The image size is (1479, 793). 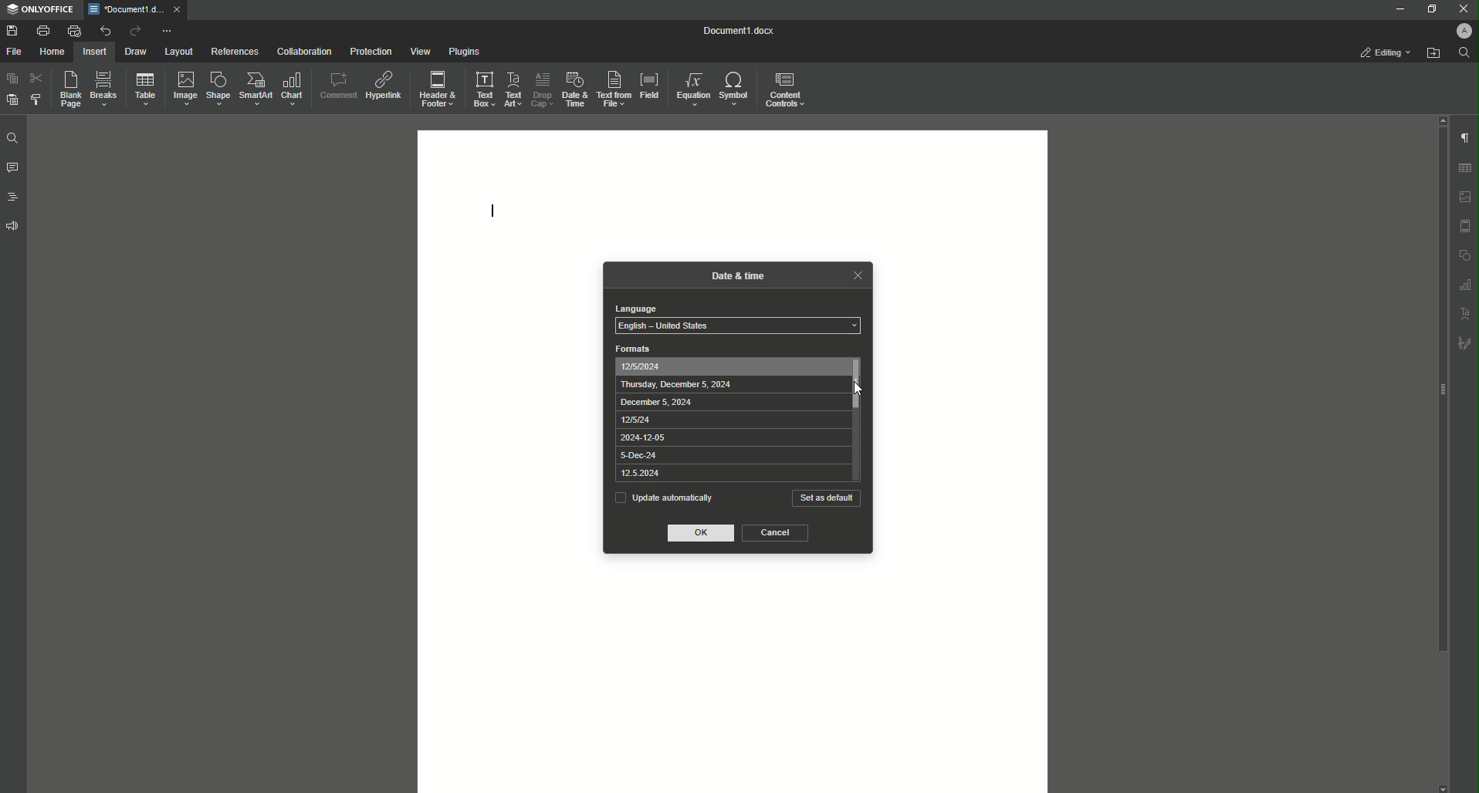 What do you see at coordinates (655, 403) in the screenshot?
I see `December 5, 2024` at bounding box center [655, 403].